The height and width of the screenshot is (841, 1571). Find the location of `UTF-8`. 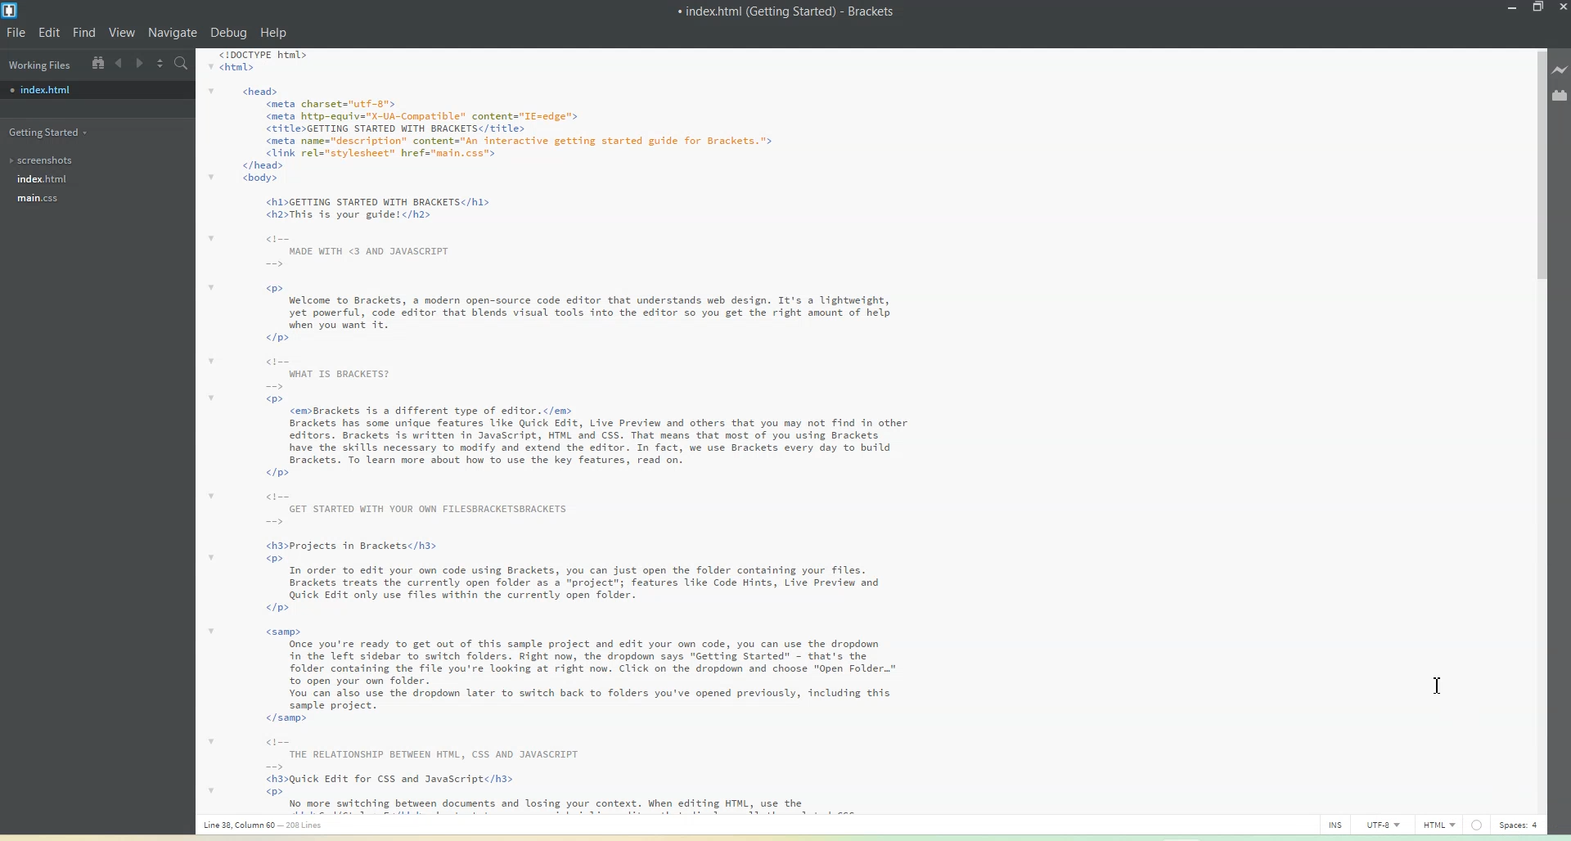

UTF-8 is located at coordinates (1378, 824).